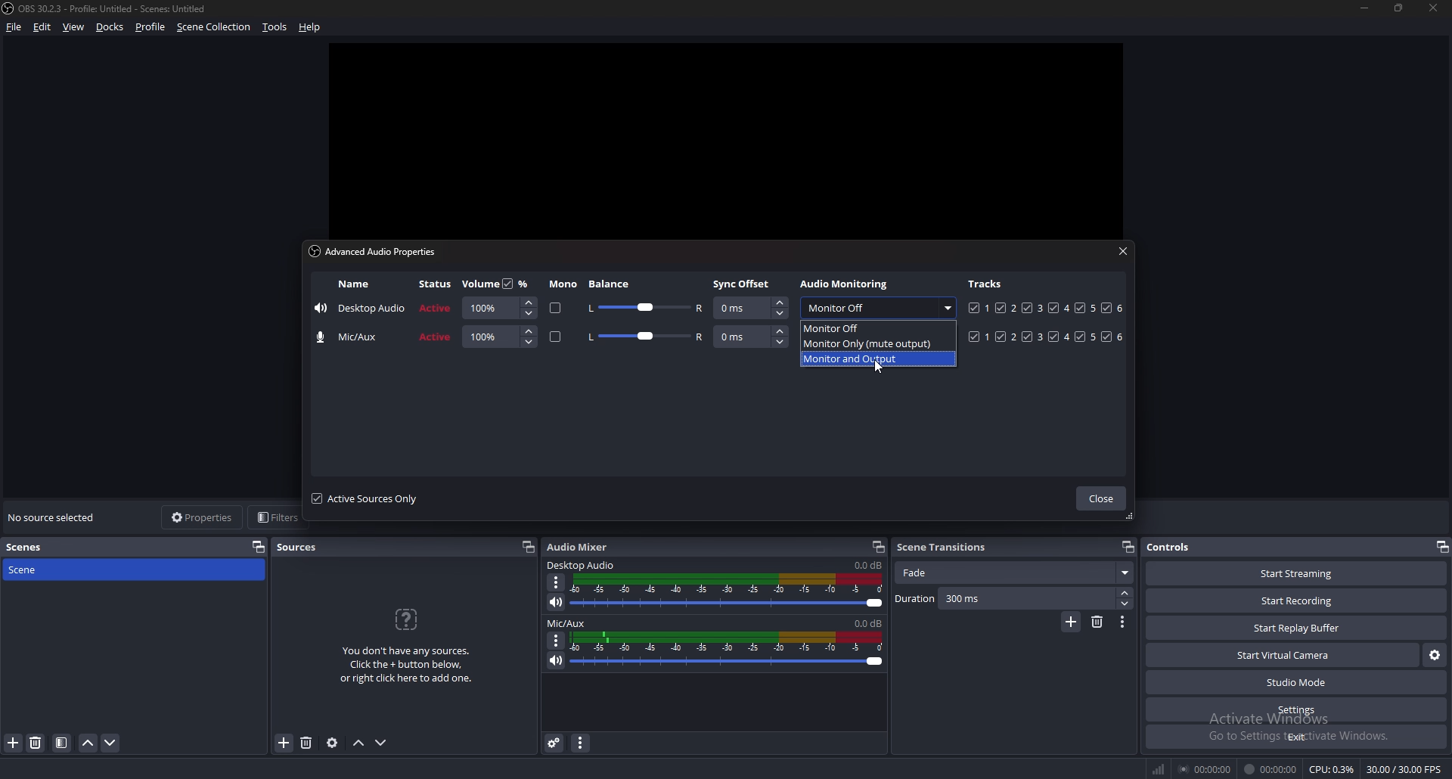  What do you see at coordinates (54, 517) in the screenshot?
I see `no source selected` at bounding box center [54, 517].